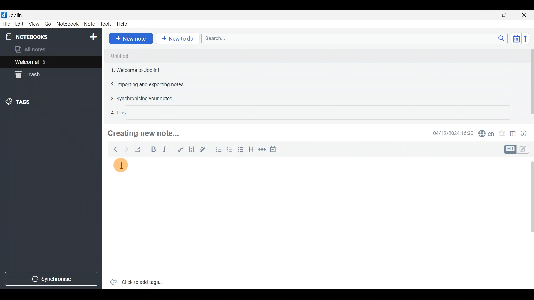 This screenshot has width=534, height=300. What do you see at coordinates (524, 150) in the screenshot?
I see `Toggle editors` at bounding box center [524, 150].